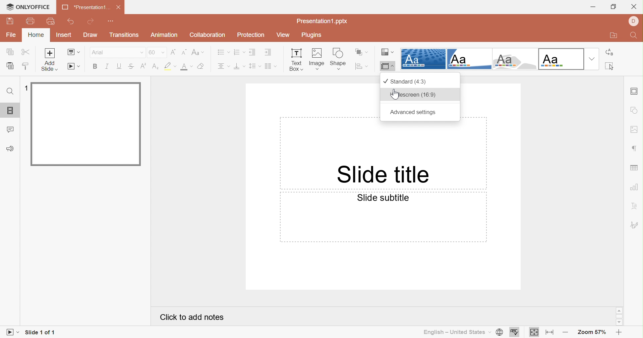 This screenshot has width=643, height=338. I want to click on Widescreen (16:9), so click(413, 95).